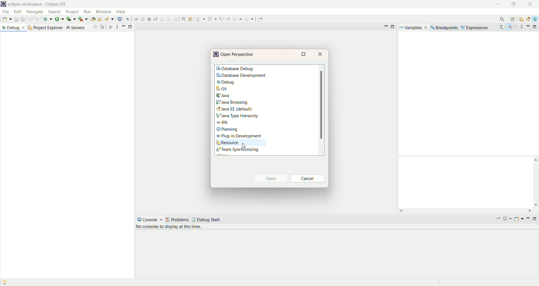 The height and width of the screenshot is (286, 539). Describe the element at coordinates (134, 19) in the screenshot. I see `search` at that location.